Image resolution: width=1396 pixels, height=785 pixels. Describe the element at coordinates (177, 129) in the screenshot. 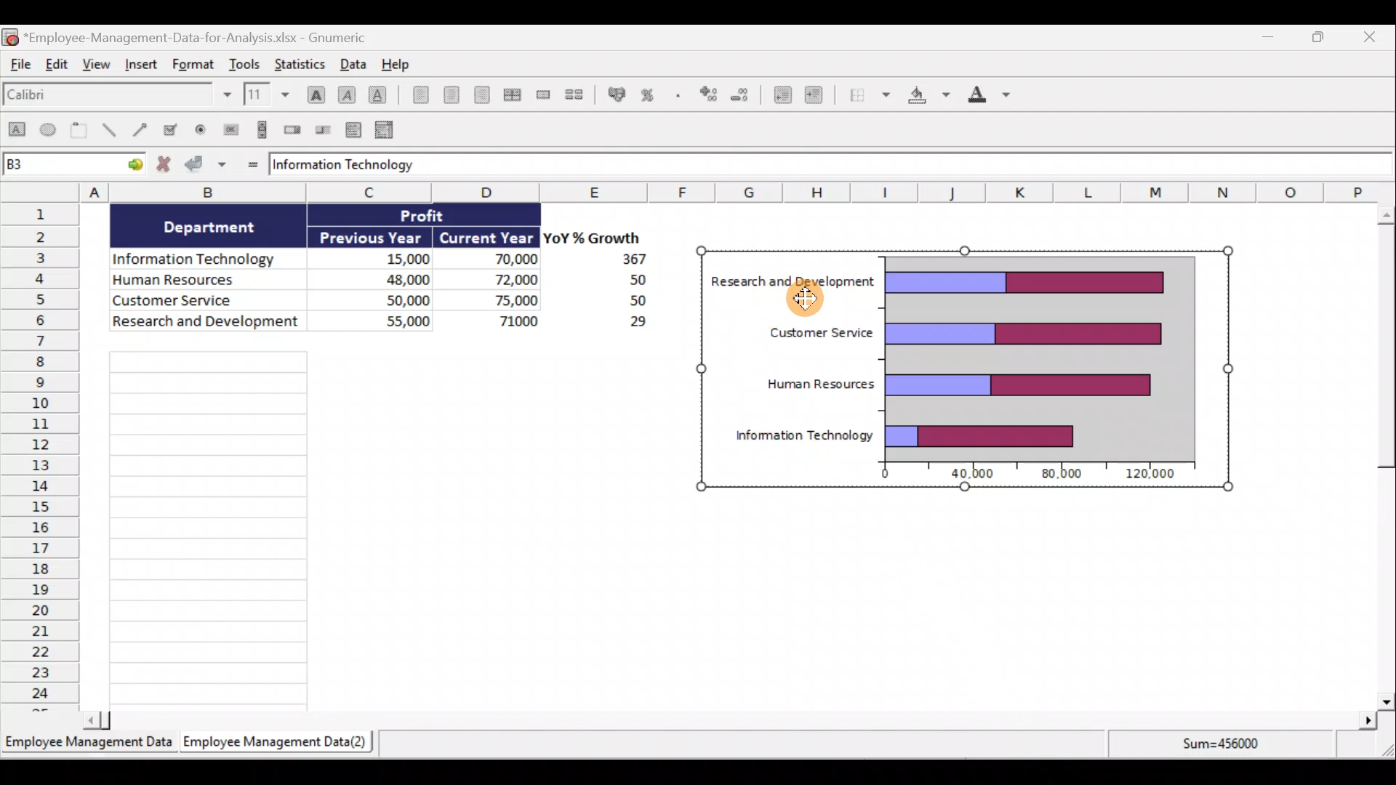

I see `Create a checkbox` at that location.